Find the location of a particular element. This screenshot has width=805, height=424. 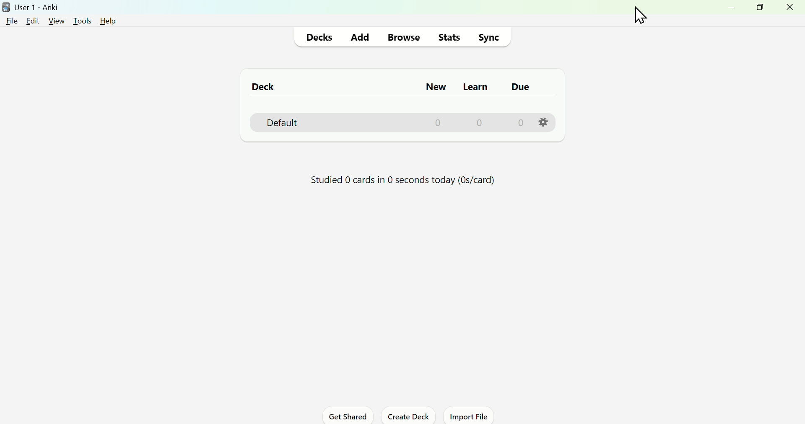

Edit is located at coordinates (31, 22).